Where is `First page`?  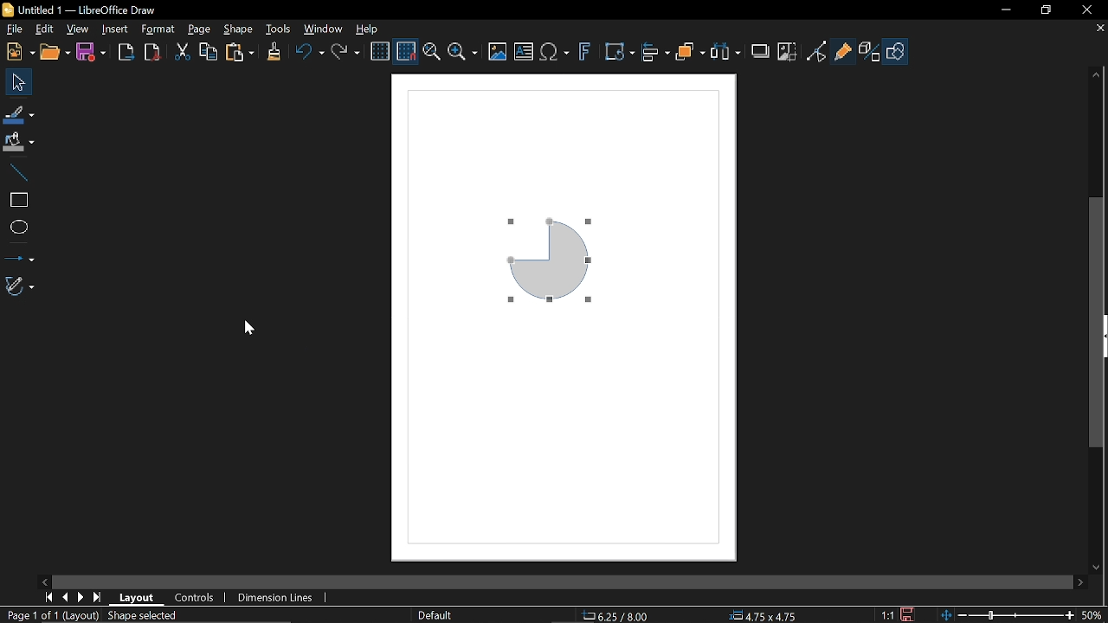 First page is located at coordinates (46, 596).